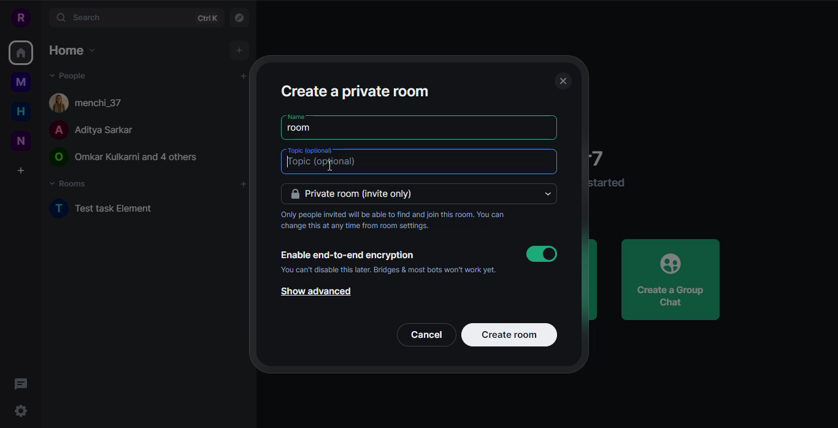 This screenshot has width=838, height=428. I want to click on welcome, so click(603, 157).